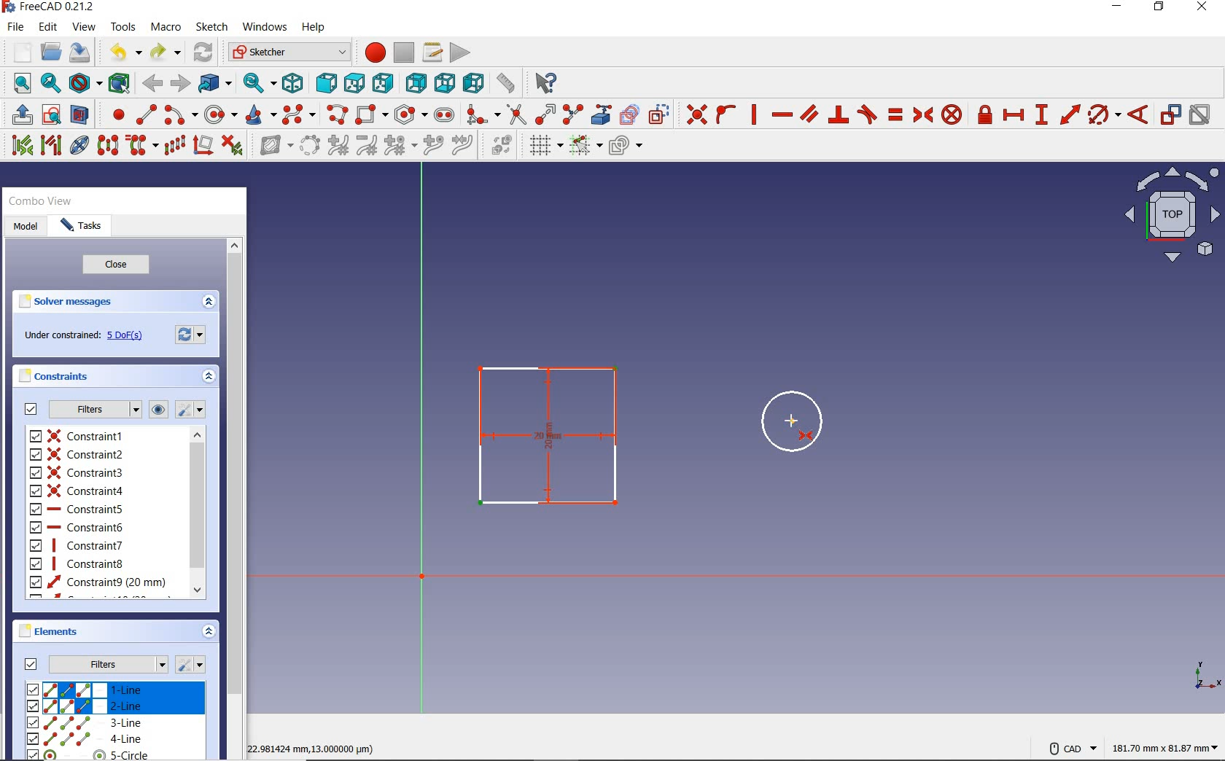  I want to click on show/hide b-spline information layer, so click(273, 147).